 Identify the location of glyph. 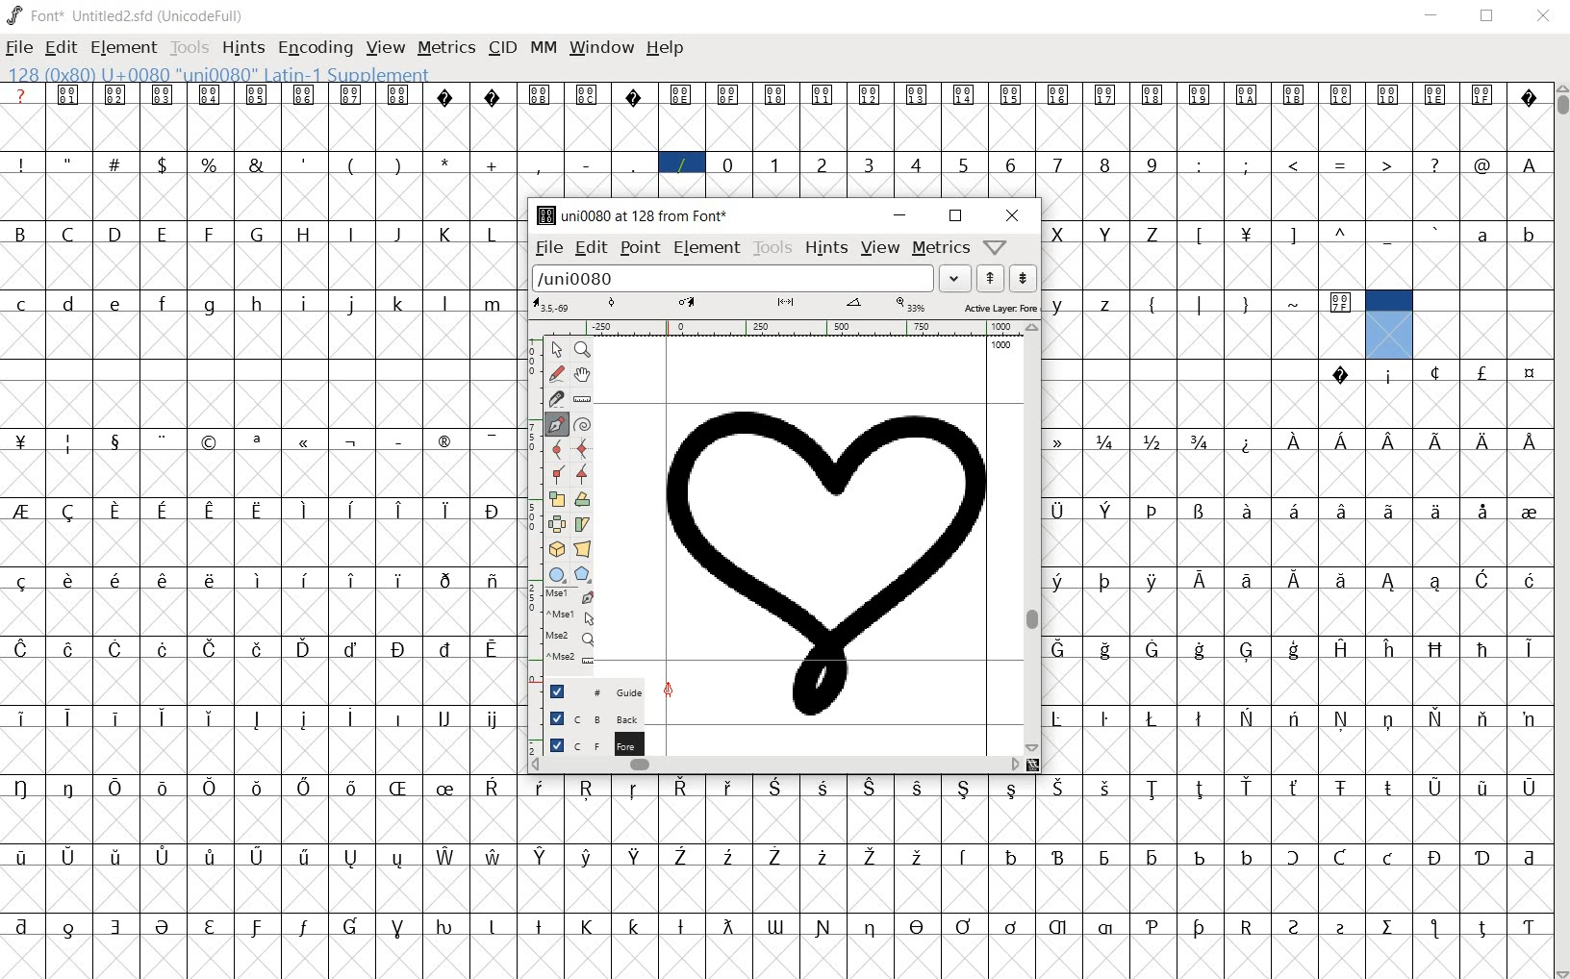
(1057, 927).